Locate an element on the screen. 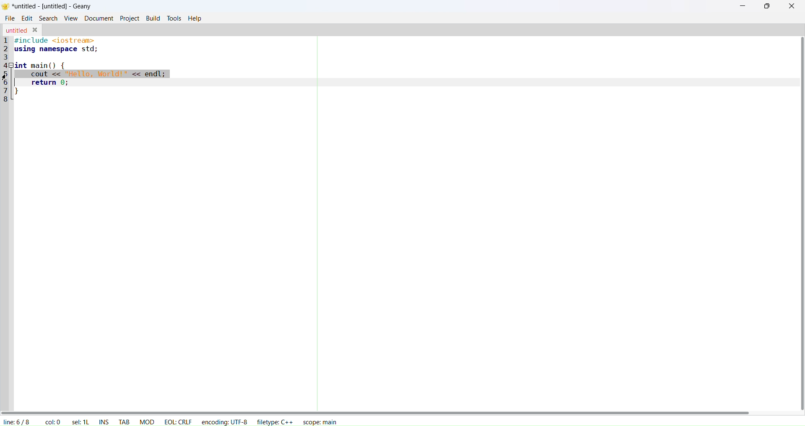  build is located at coordinates (153, 18).